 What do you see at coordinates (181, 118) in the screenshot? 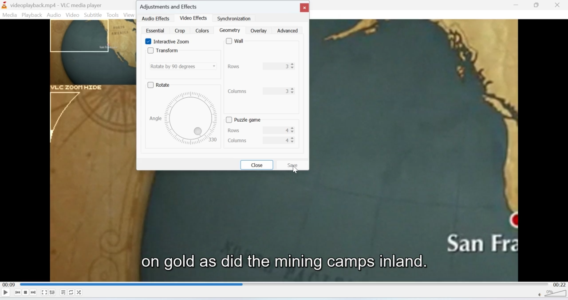
I see `angle   330` at bounding box center [181, 118].